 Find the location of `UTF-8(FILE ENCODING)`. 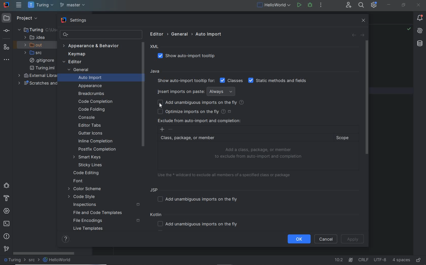

UTF-8(FILE ENCODING) is located at coordinates (379, 260).